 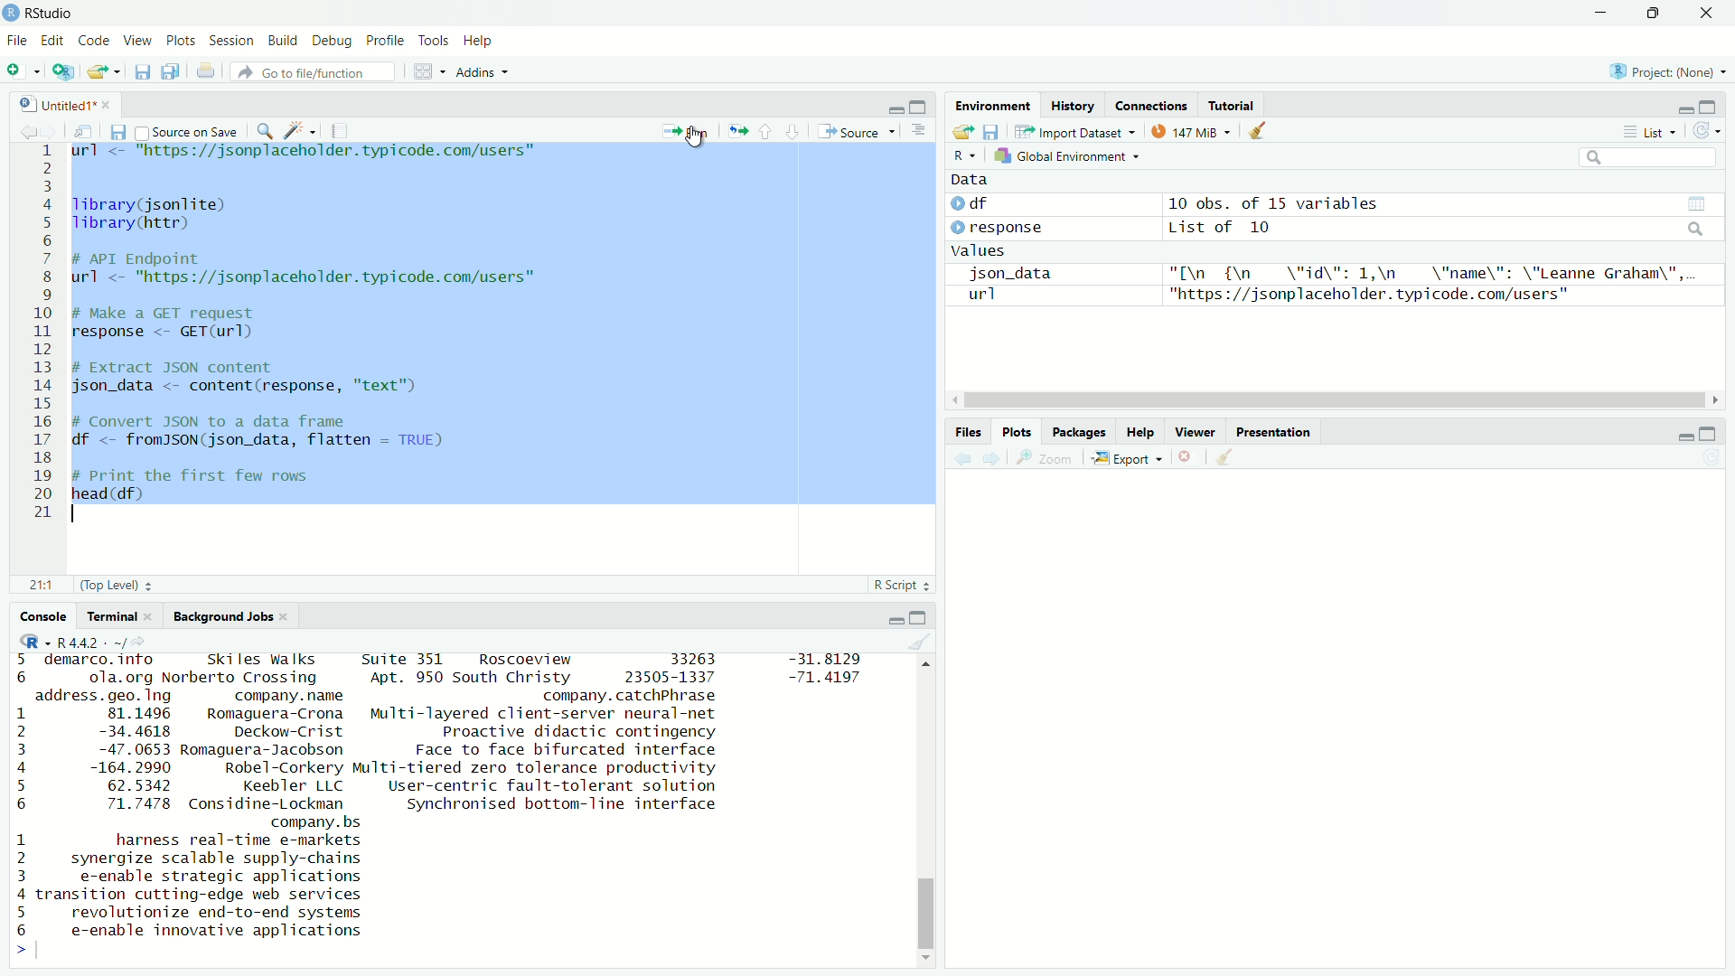 What do you see at coordinates (19, 797) in the screenshot?
I see `Rows` at bounding box center [19, 797].